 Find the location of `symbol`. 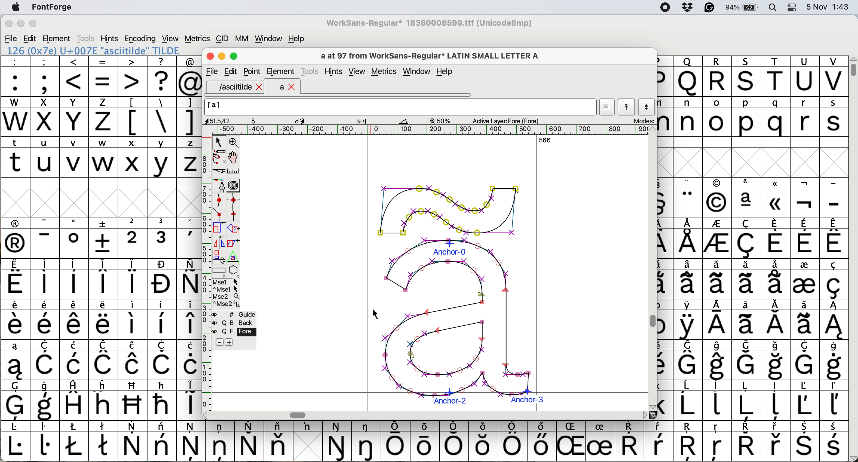

symbol is located at coordinates (338, 441).